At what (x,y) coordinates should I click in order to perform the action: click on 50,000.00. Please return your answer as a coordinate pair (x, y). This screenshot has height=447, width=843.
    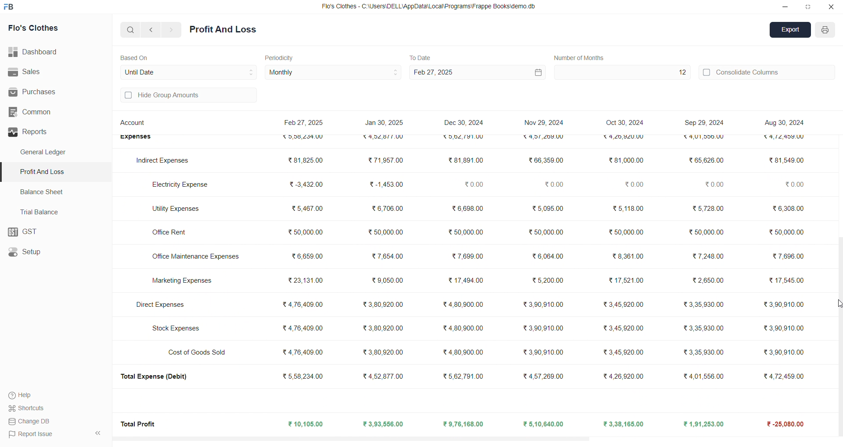
    Looking at the image, I should click on (787, 232).